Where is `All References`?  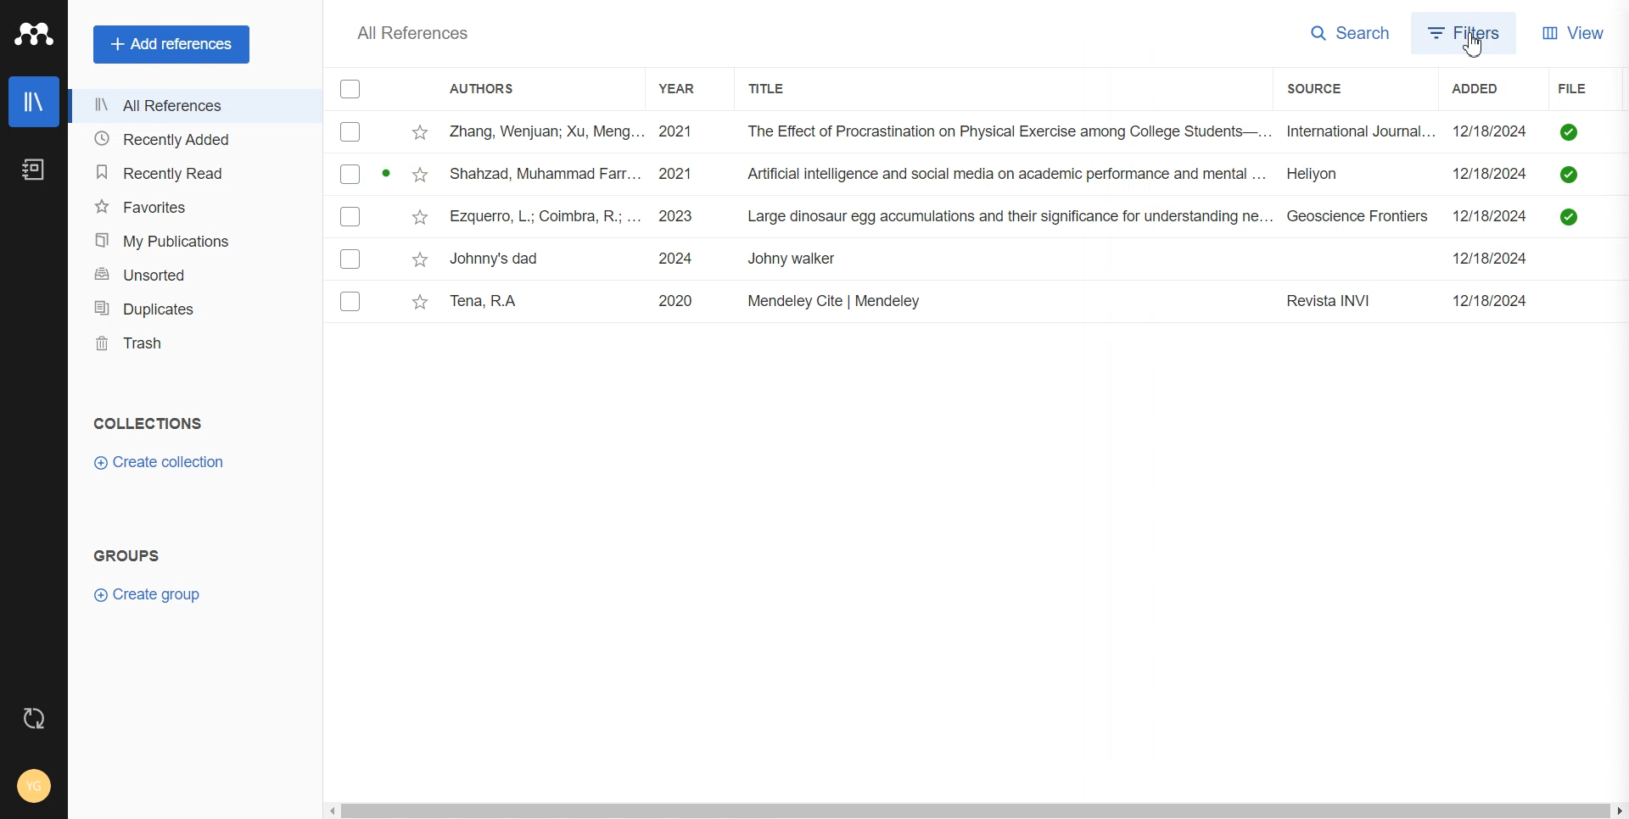 All References is located at coordinates (192, 107).